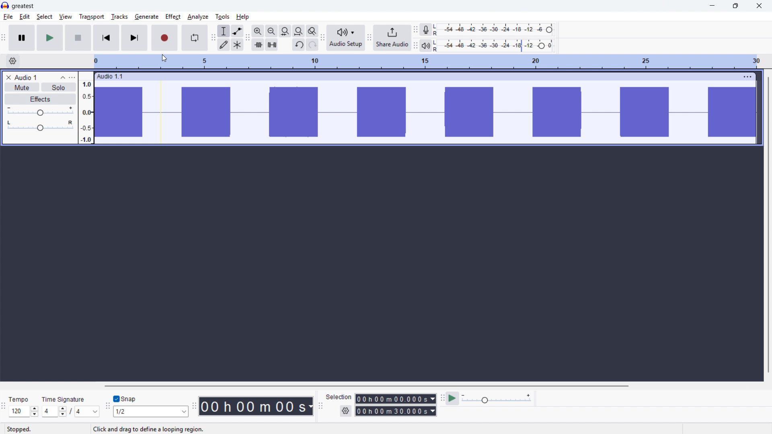  Describe the element at coordinates (322, 39) in the screenshot. I see `audio setup toolbar` at that location.